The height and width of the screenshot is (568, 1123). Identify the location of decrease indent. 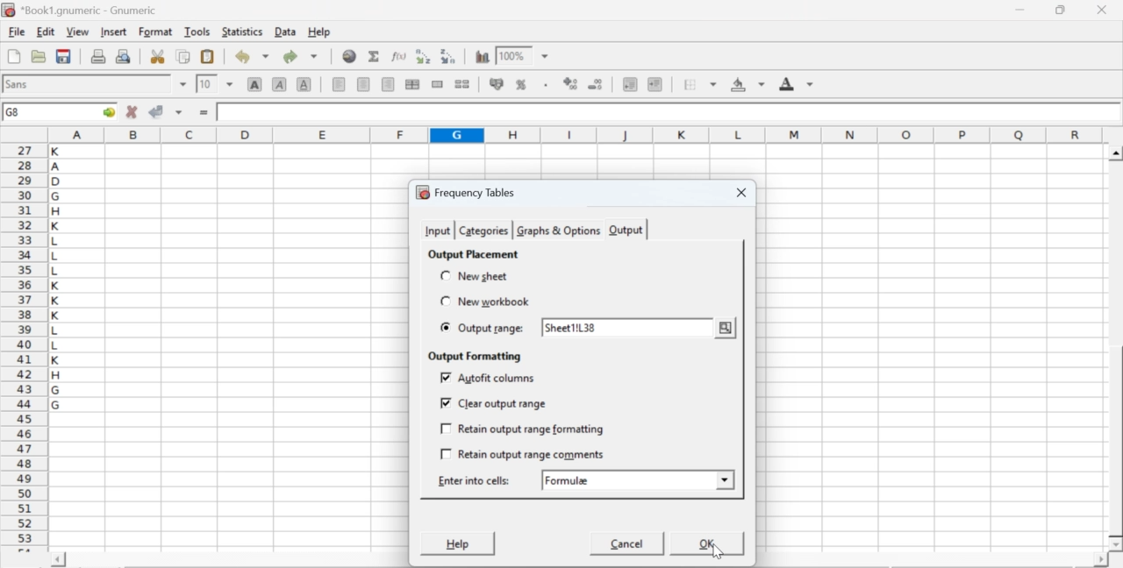
(630, 83).